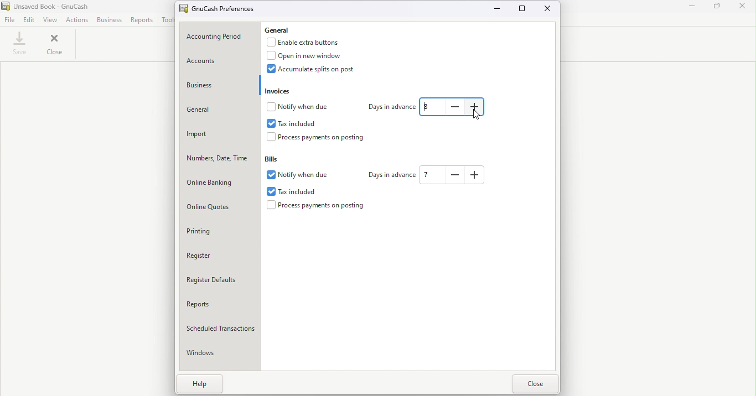 This screenshot has width=756, height=396. I want to click on Close, so click(54, 46).